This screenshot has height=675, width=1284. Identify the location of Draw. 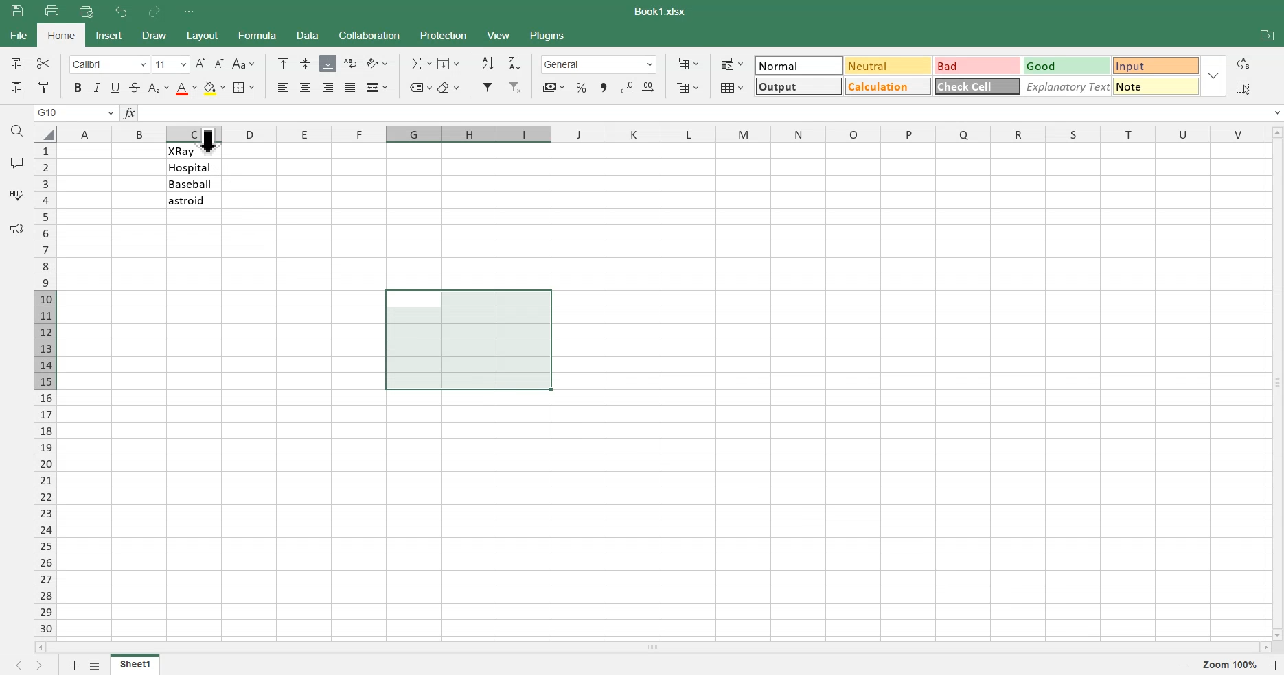
(152, 35).